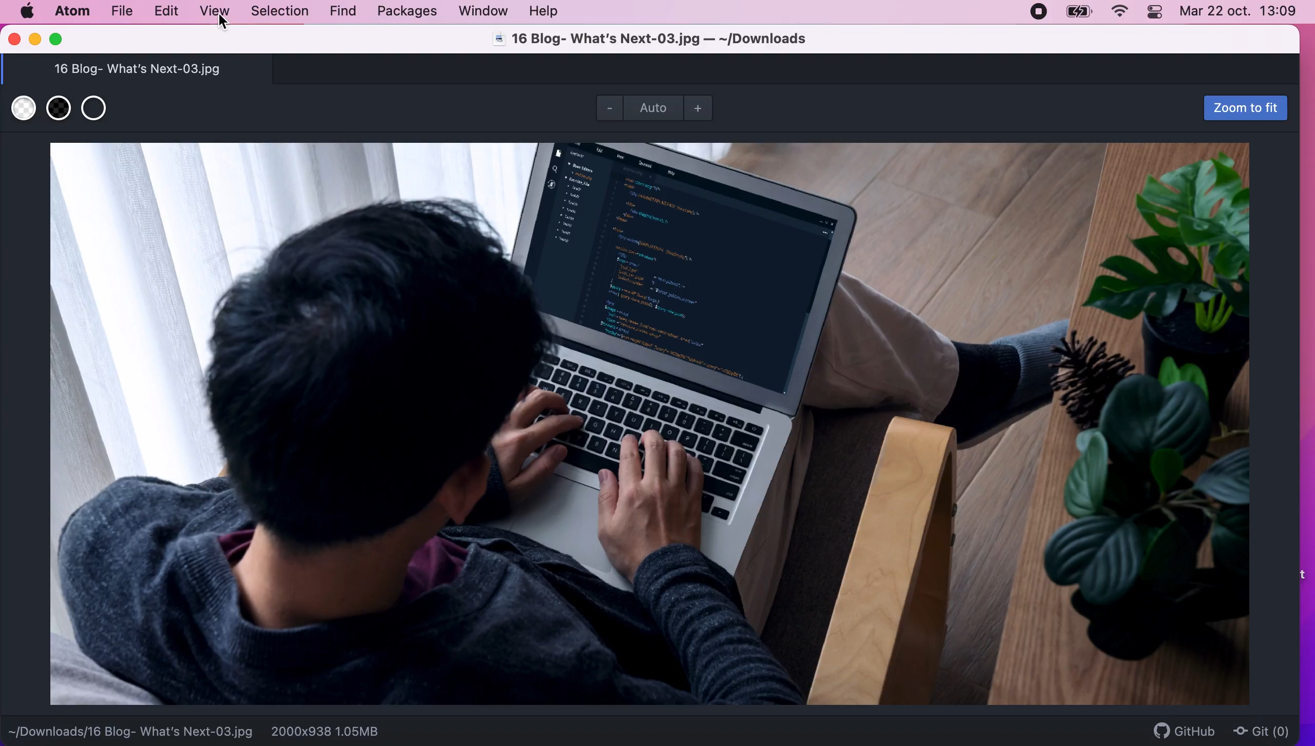 The width and height of the screenshot is (1315, 746). I want to click on ~/Downloads/16 Blog- What's Next-03.jpg, so click(131, 729).